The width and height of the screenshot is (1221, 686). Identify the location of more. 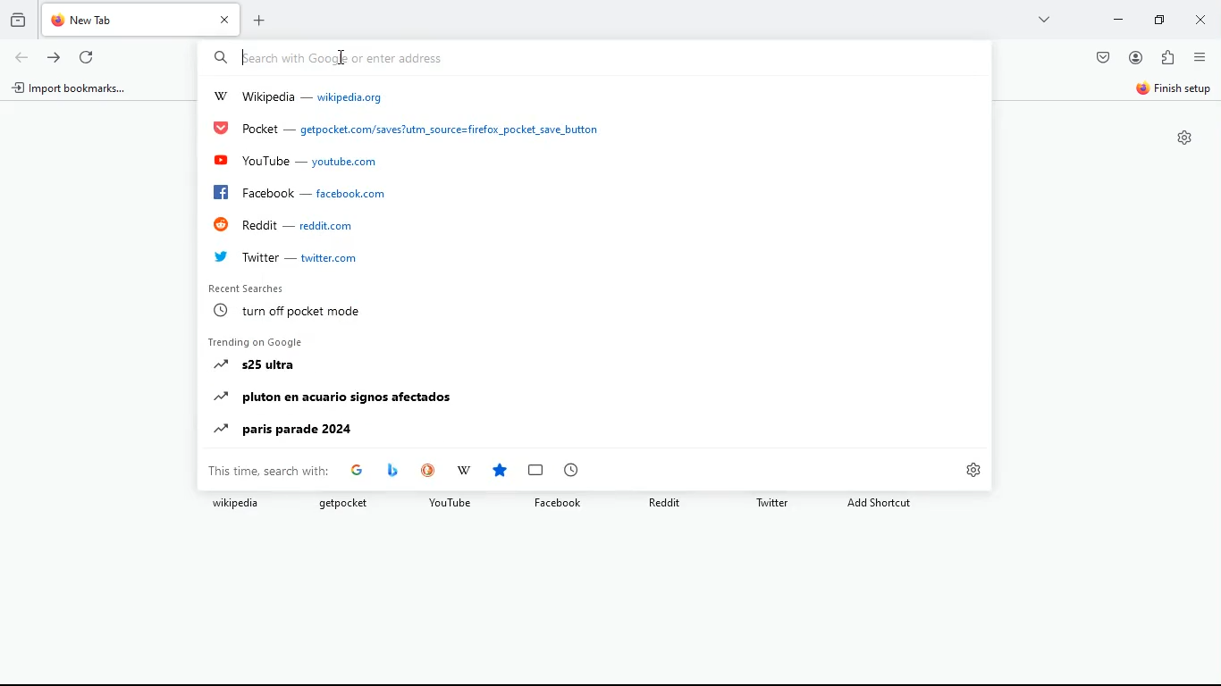
(1041, 19).